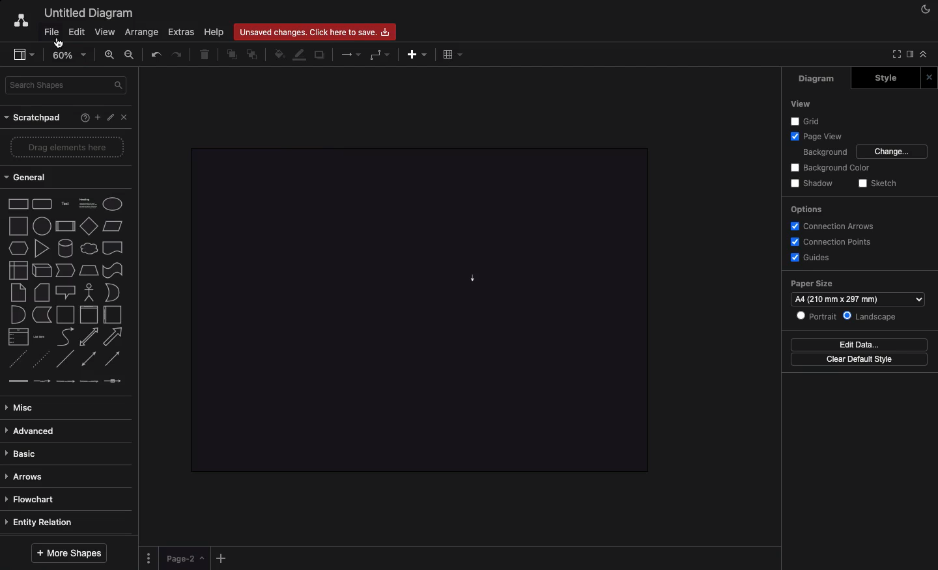 The height and width of the screenshot is (570, 938). I want to click on Sidebar, so click(19, 53).